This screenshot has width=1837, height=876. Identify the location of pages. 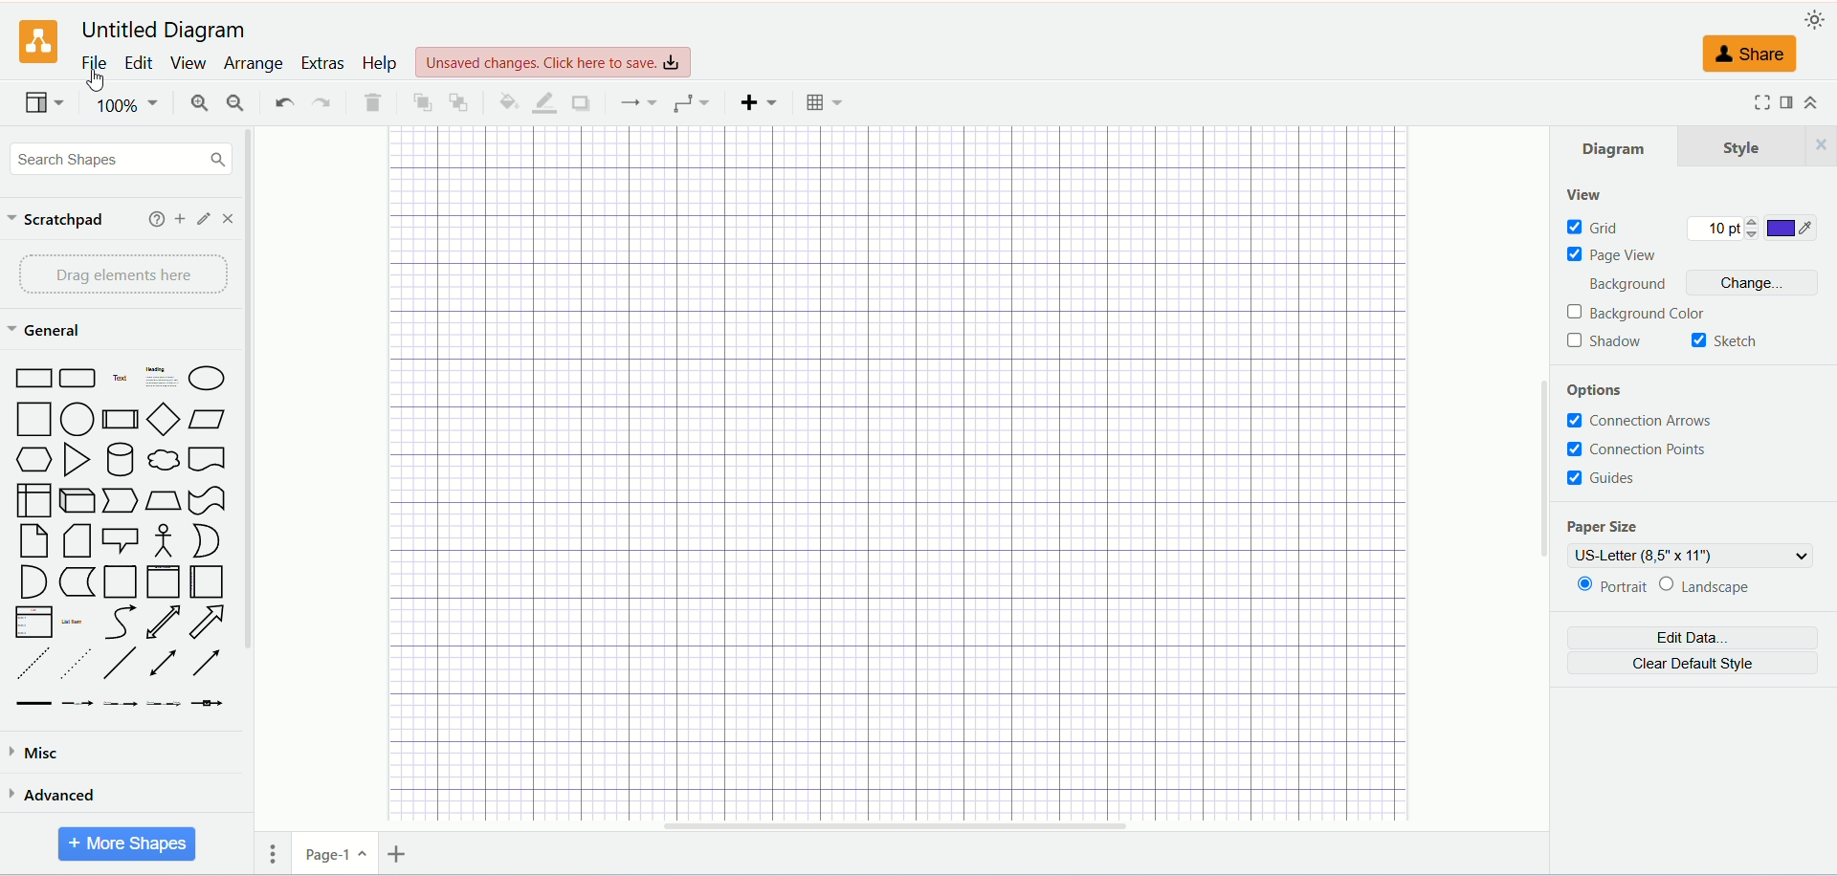
(274, 853).